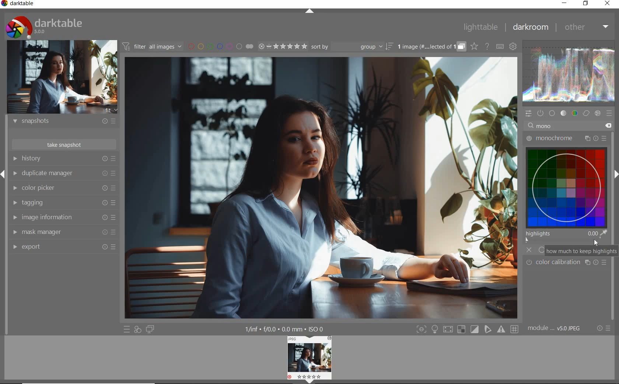 This screenshot has height=384, width=619. What do you see at coordinates (541, 113) in the screenshot?
I see `show only active modules` at bounding box center [541, 113].